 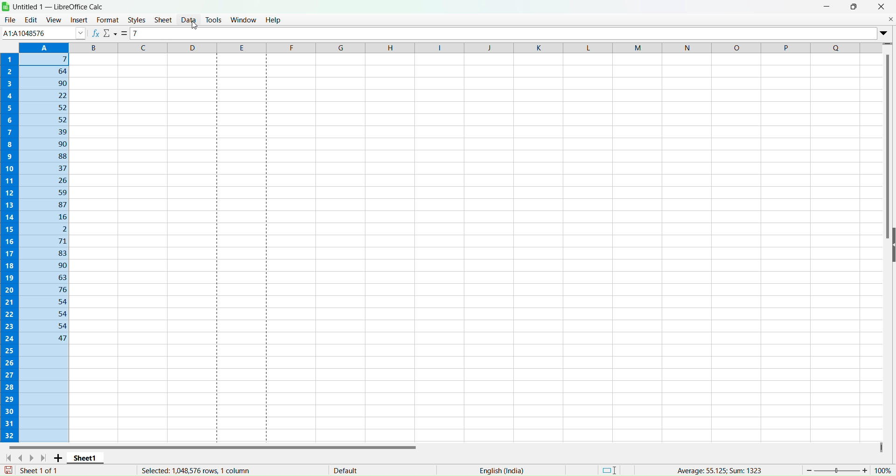 What do you see at coordinates (9, 470) in the screenshot?
I see `Save` at bounding box center [9, 470].